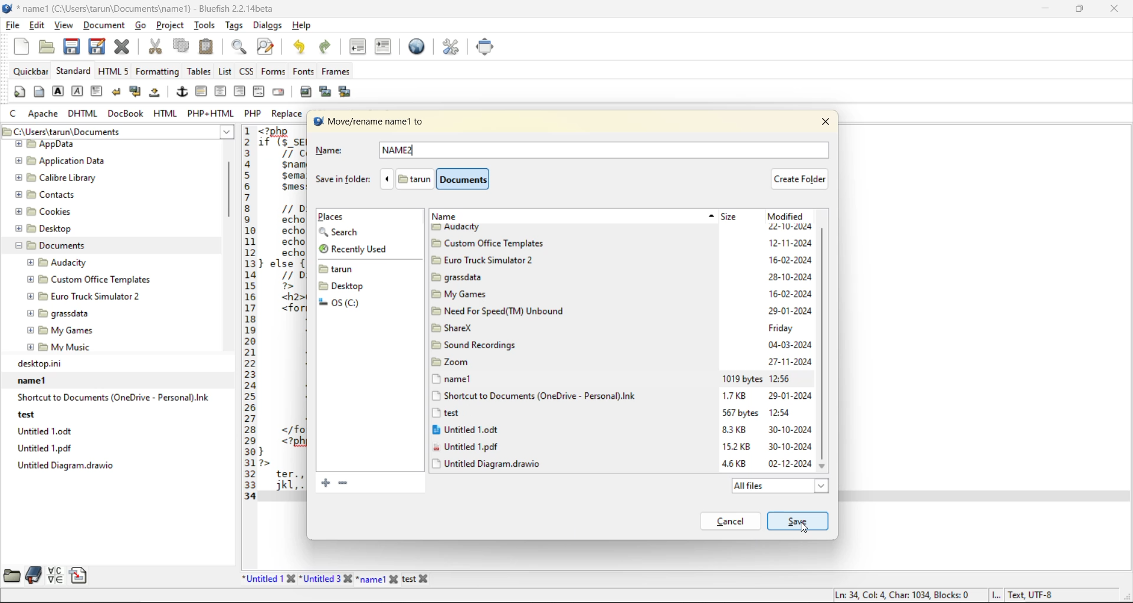 This screenshot has height=603, width=1133. Describe the element at coordinates (74, 73) in the screenshot. I see `standard` at that location.